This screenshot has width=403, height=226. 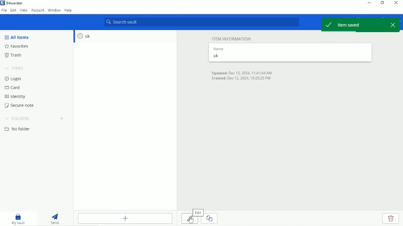 What do you see at coordinates (394, 25) in the screenshot?
I see `Close notification` at bounding box center [394, 25].